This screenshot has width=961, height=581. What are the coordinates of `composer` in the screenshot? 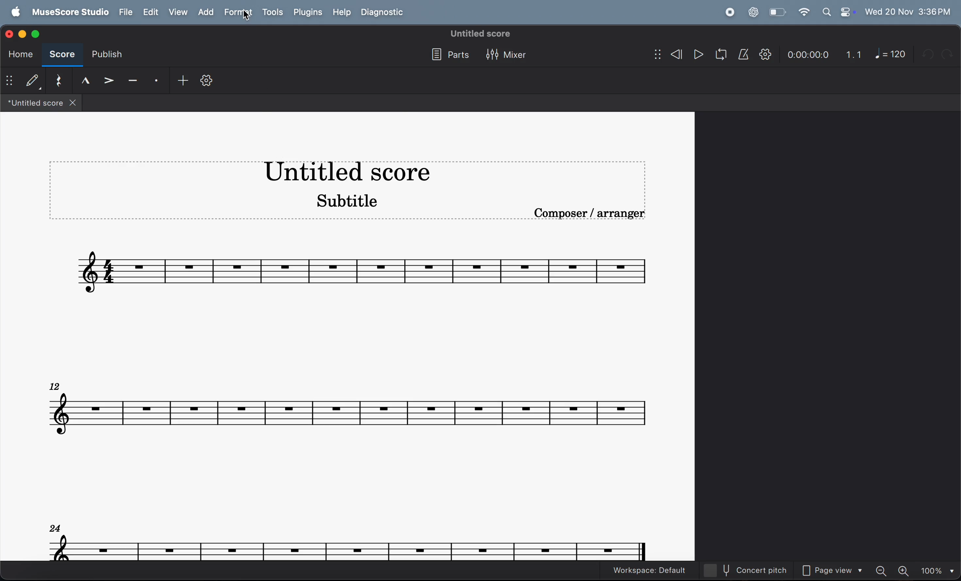 It's located at (592, 215).